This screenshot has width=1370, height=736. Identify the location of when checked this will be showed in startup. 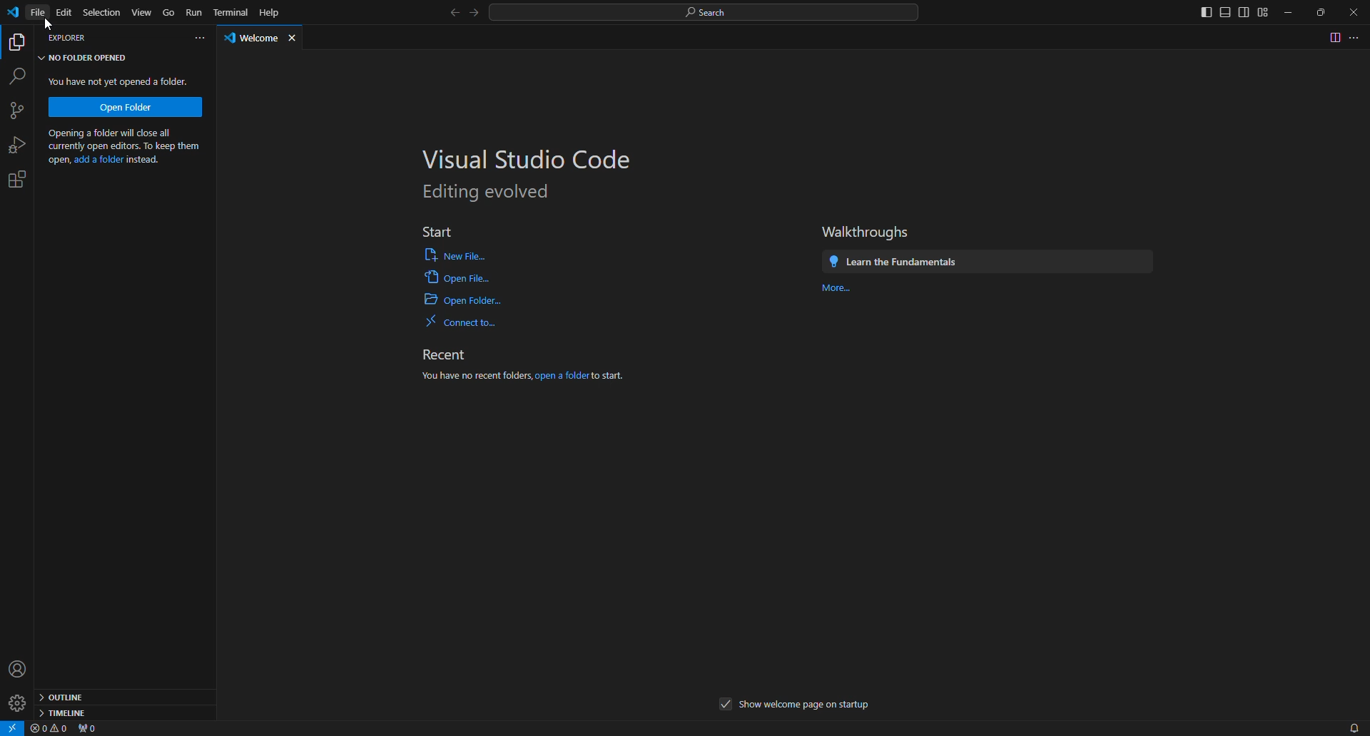
(726, 705).